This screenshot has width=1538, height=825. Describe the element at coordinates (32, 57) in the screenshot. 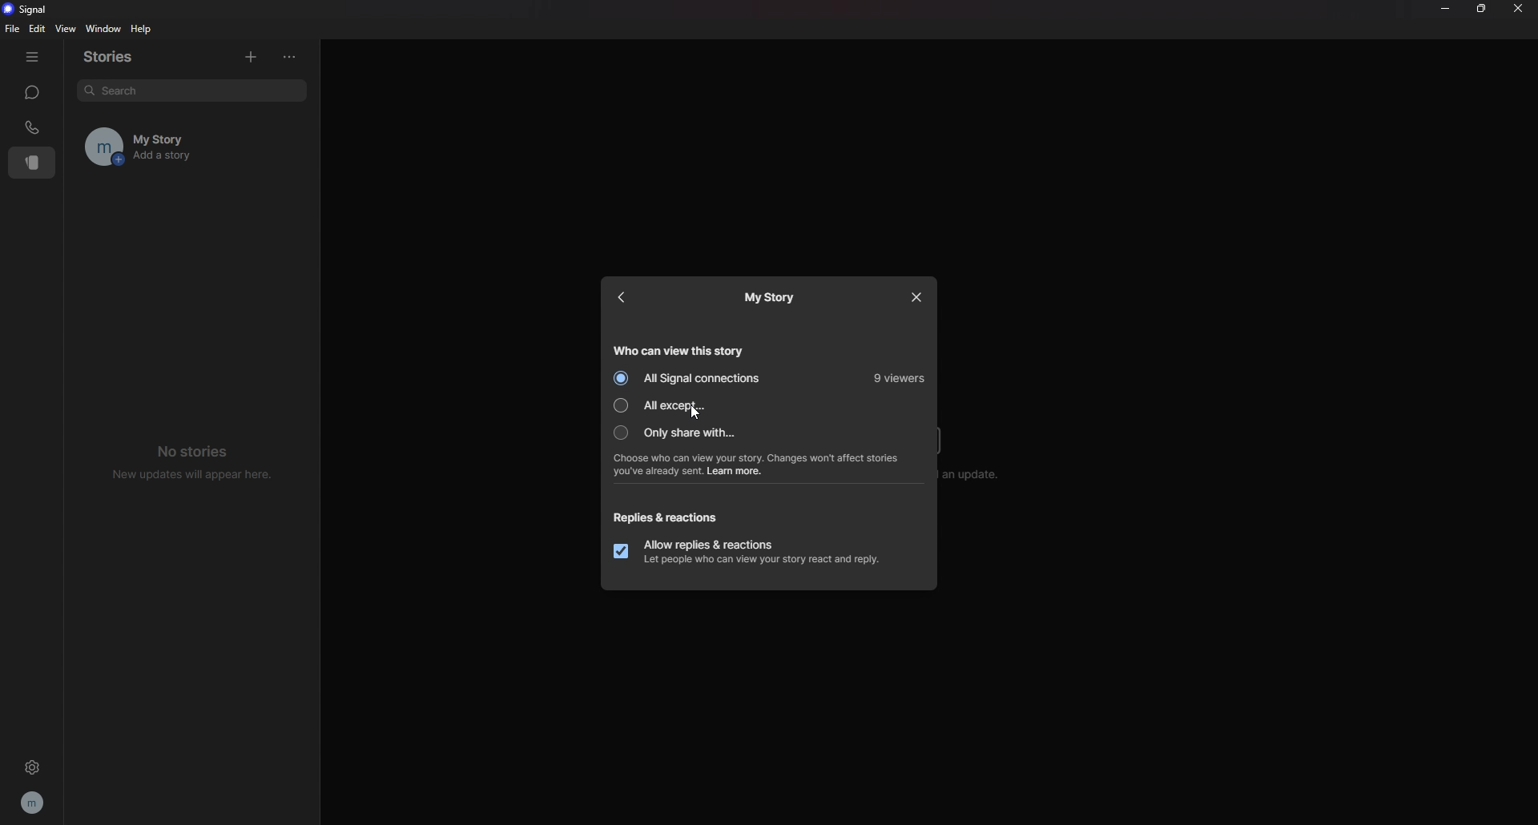

I see `hide tab` at that location.